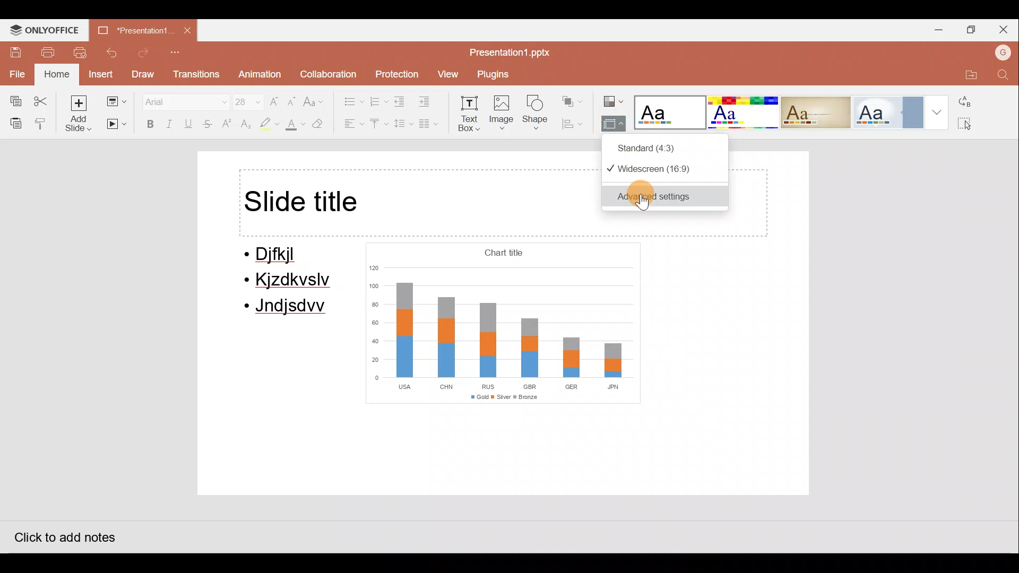 Image resolution: width=1019 pixels, height=573 pixels. What do you see at coordinates (402, 124) in the screenshot?
I see `Line spacing` at bounding box center [402, 124].